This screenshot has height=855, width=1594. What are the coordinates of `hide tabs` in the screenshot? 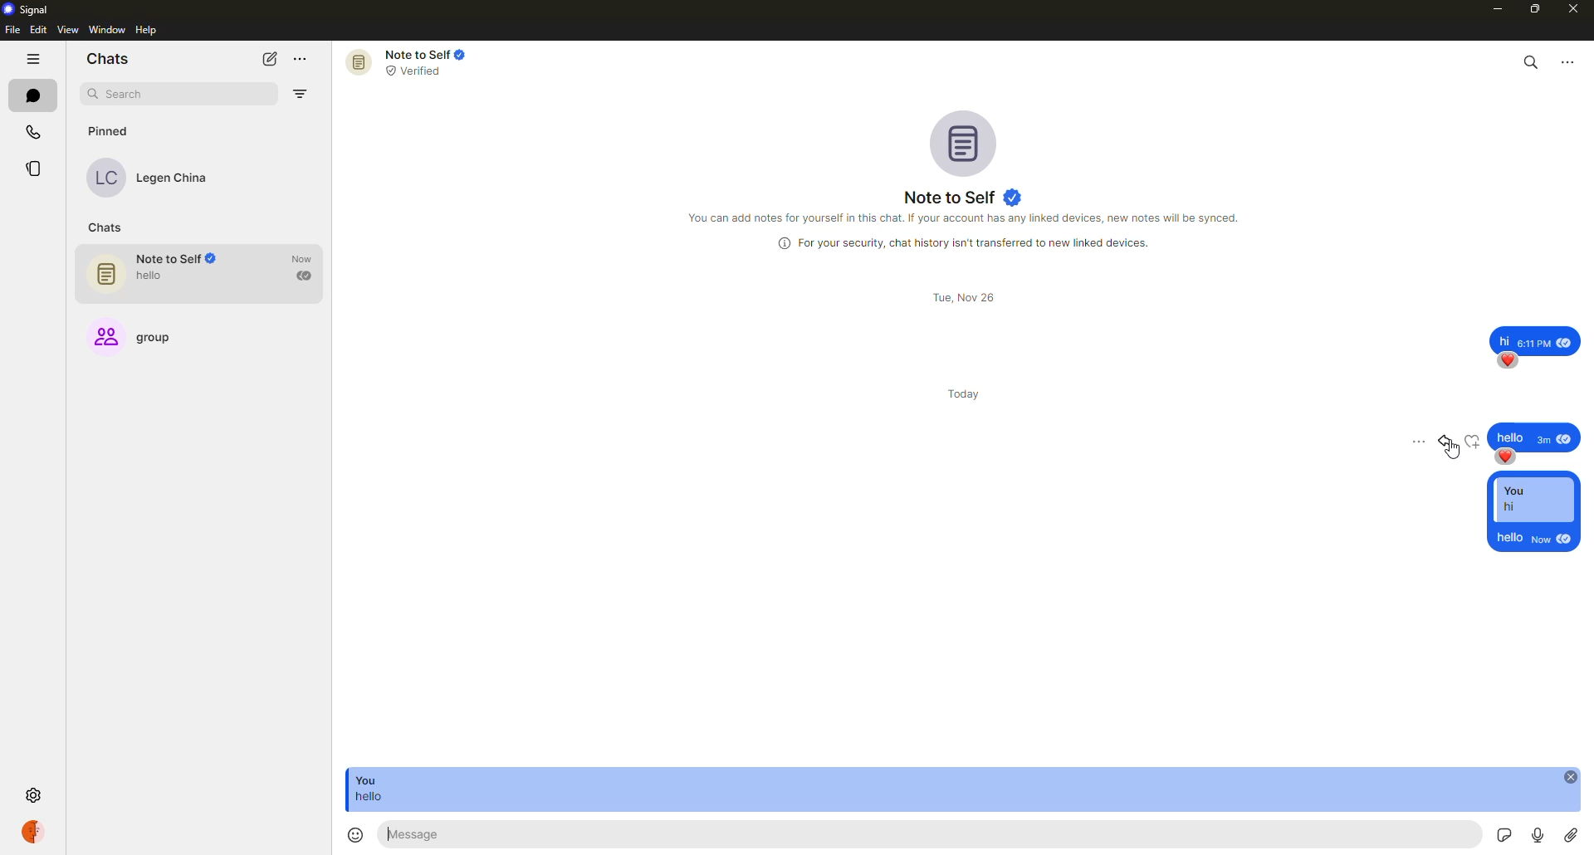 It's located at (35, 59).